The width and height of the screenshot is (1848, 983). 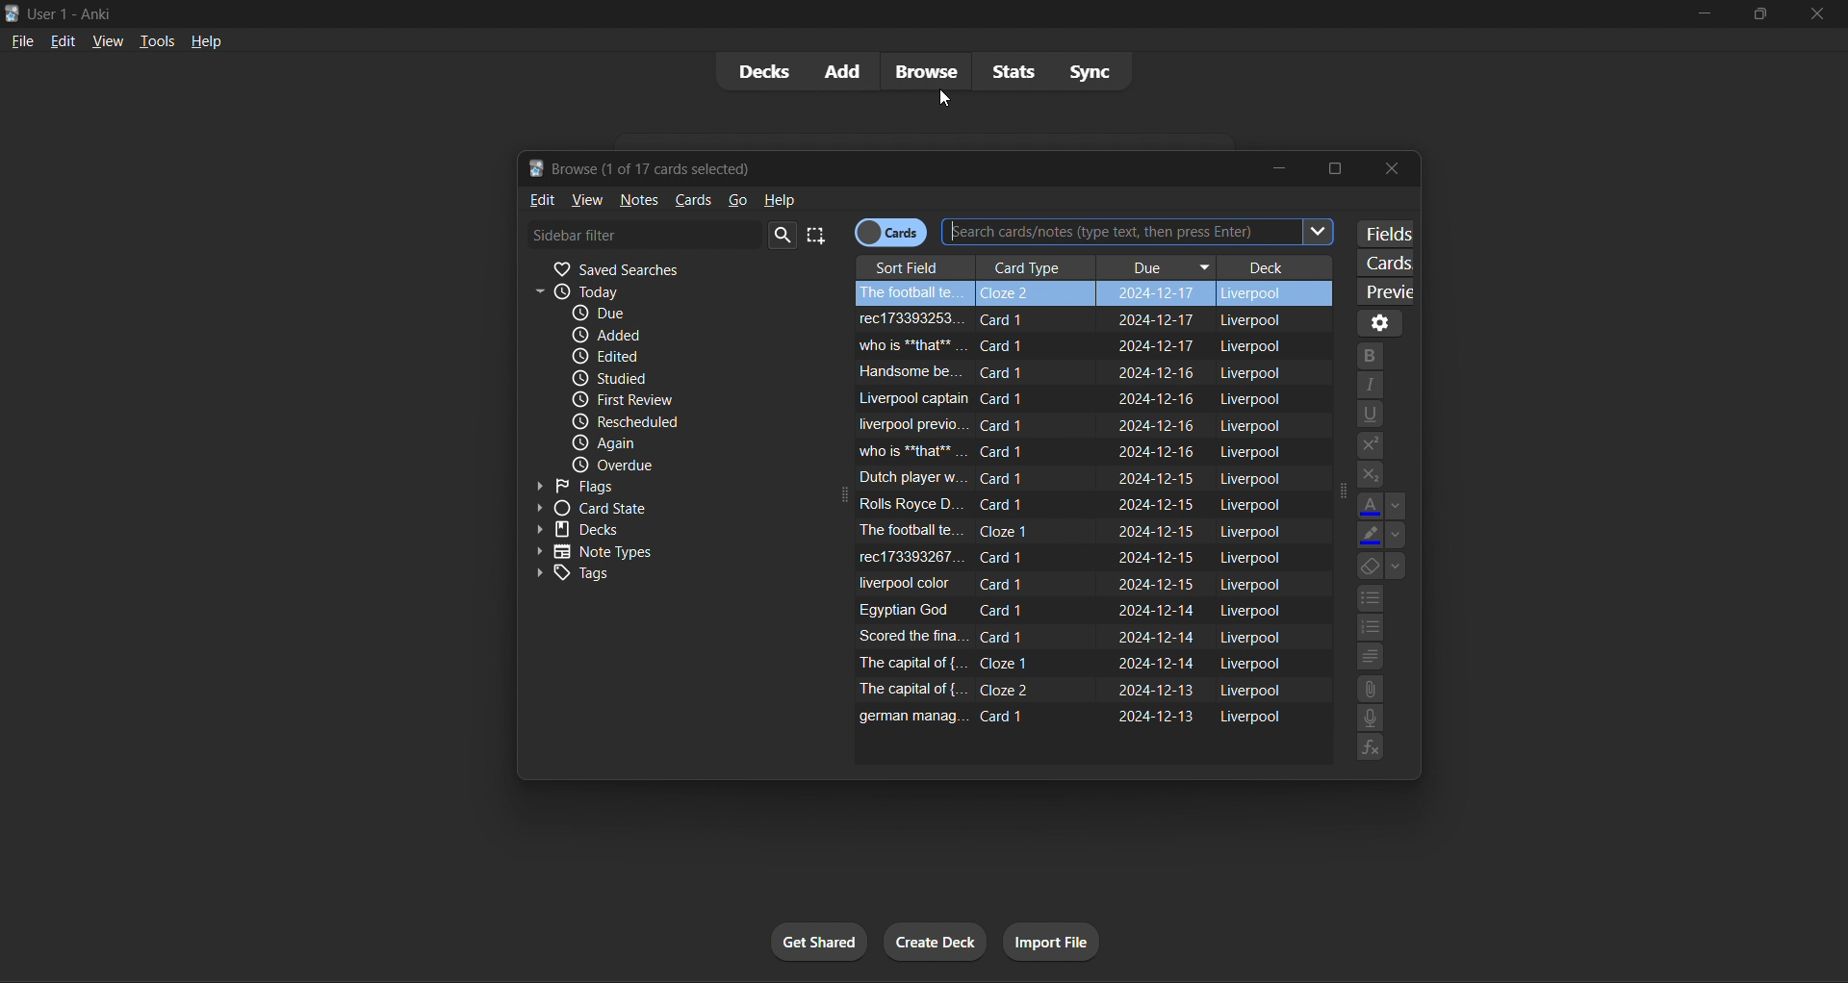 I want to click on due date, so click(x=1157, y=714).